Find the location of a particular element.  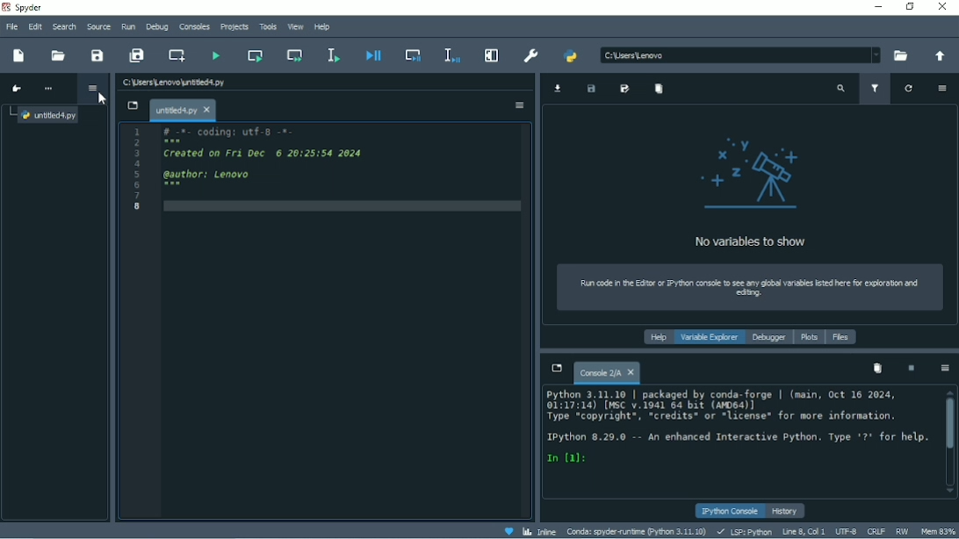

History is located at coordinates (785, 511).